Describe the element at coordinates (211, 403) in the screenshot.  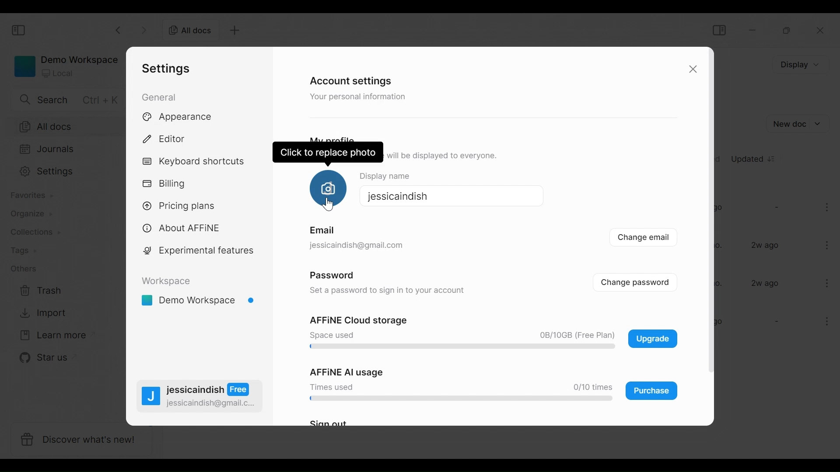
I see `jessicaindish@gmail.c...` at that location.